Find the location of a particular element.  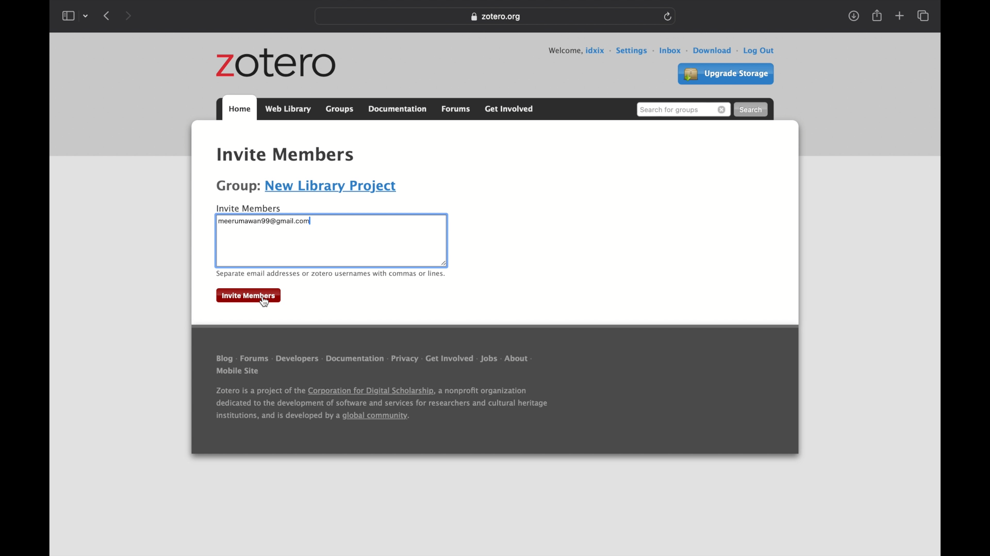

inbox is located at coordinates (673, 50).